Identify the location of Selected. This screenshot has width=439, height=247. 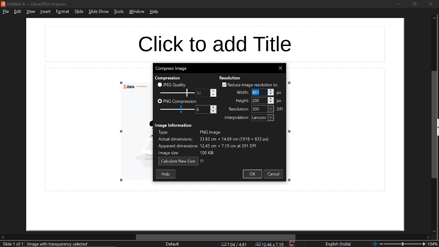
(256, 92).